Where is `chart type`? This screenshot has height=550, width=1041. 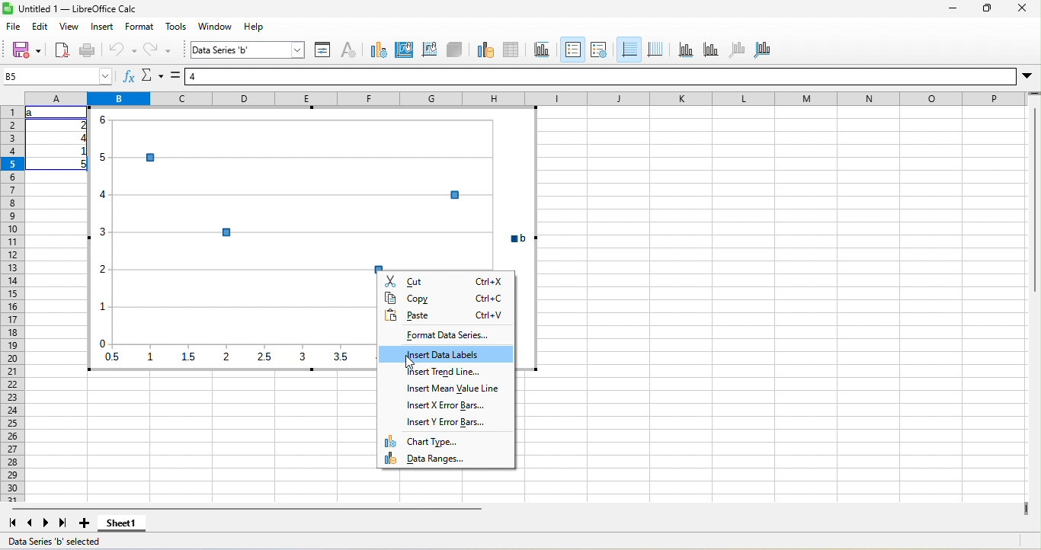 chart type is located at coordinates (445, 441).